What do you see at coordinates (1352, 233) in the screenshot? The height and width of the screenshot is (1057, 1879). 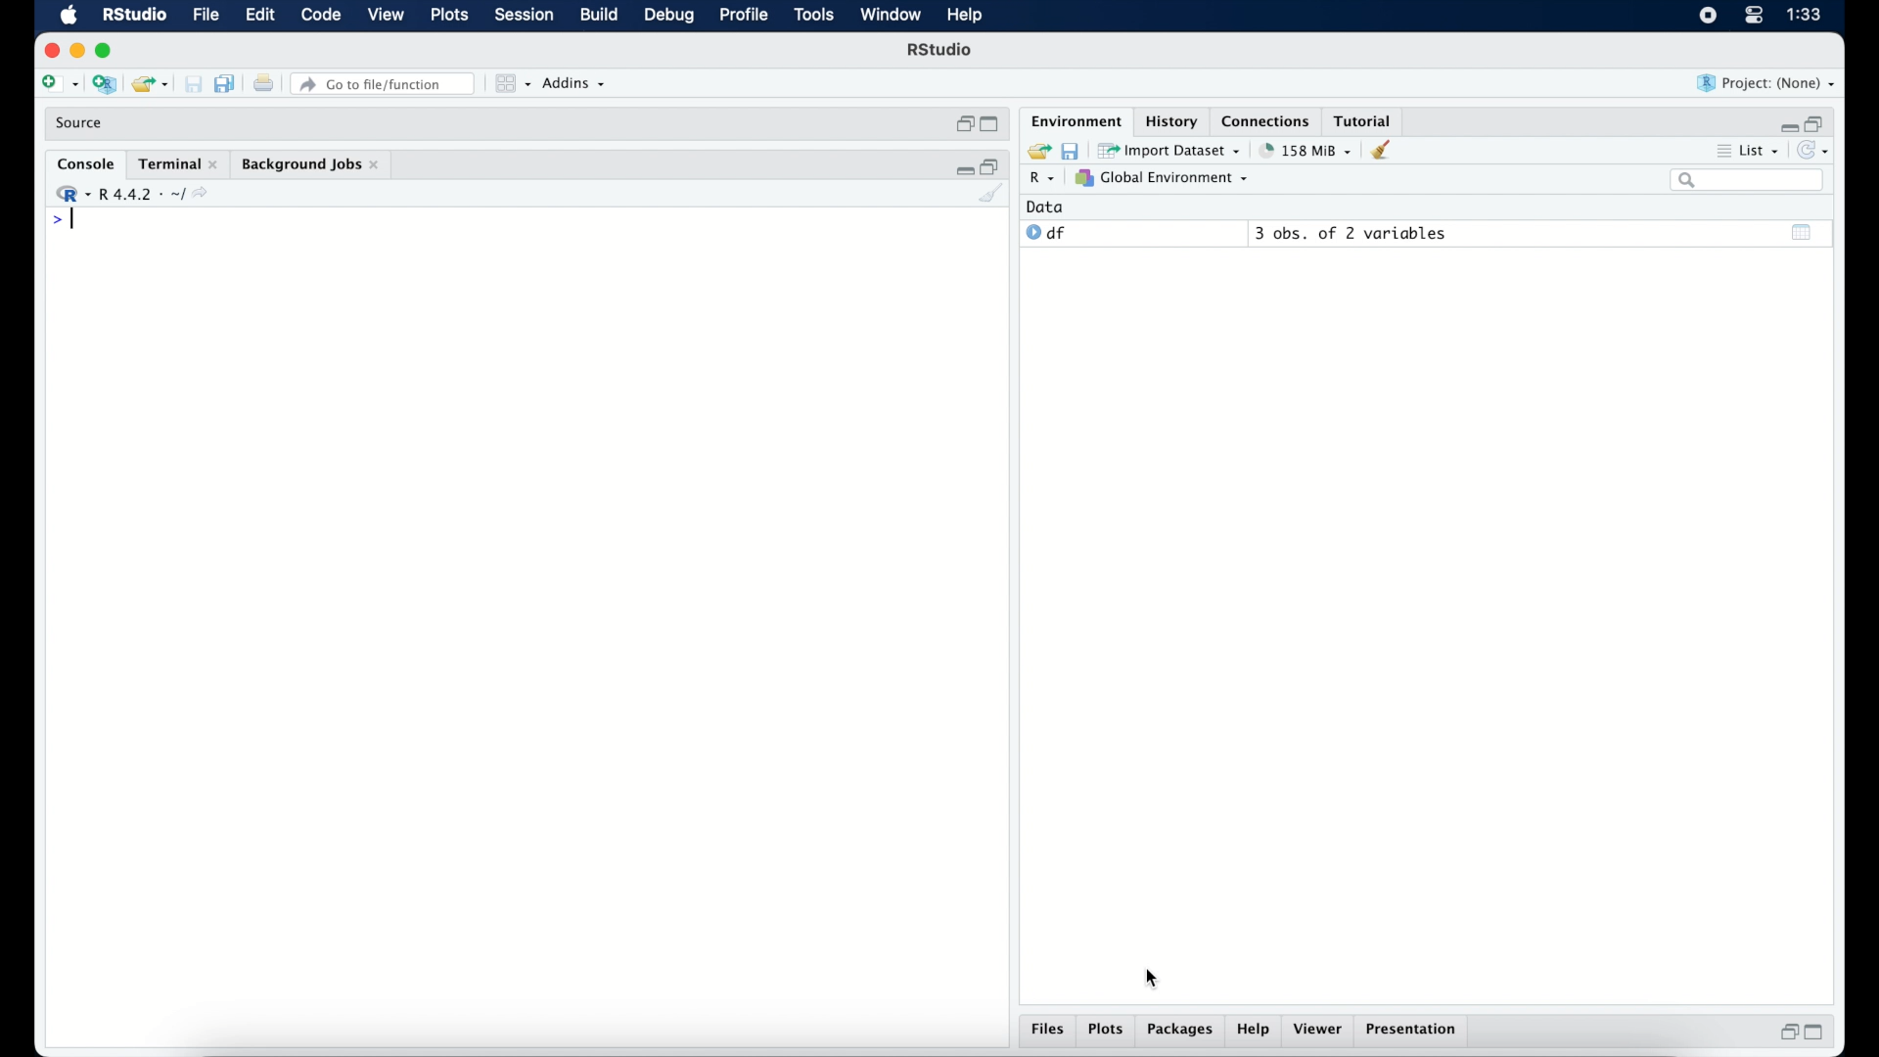 I see `3 obs, of 2 variables` at bounding box center [1352, 233].